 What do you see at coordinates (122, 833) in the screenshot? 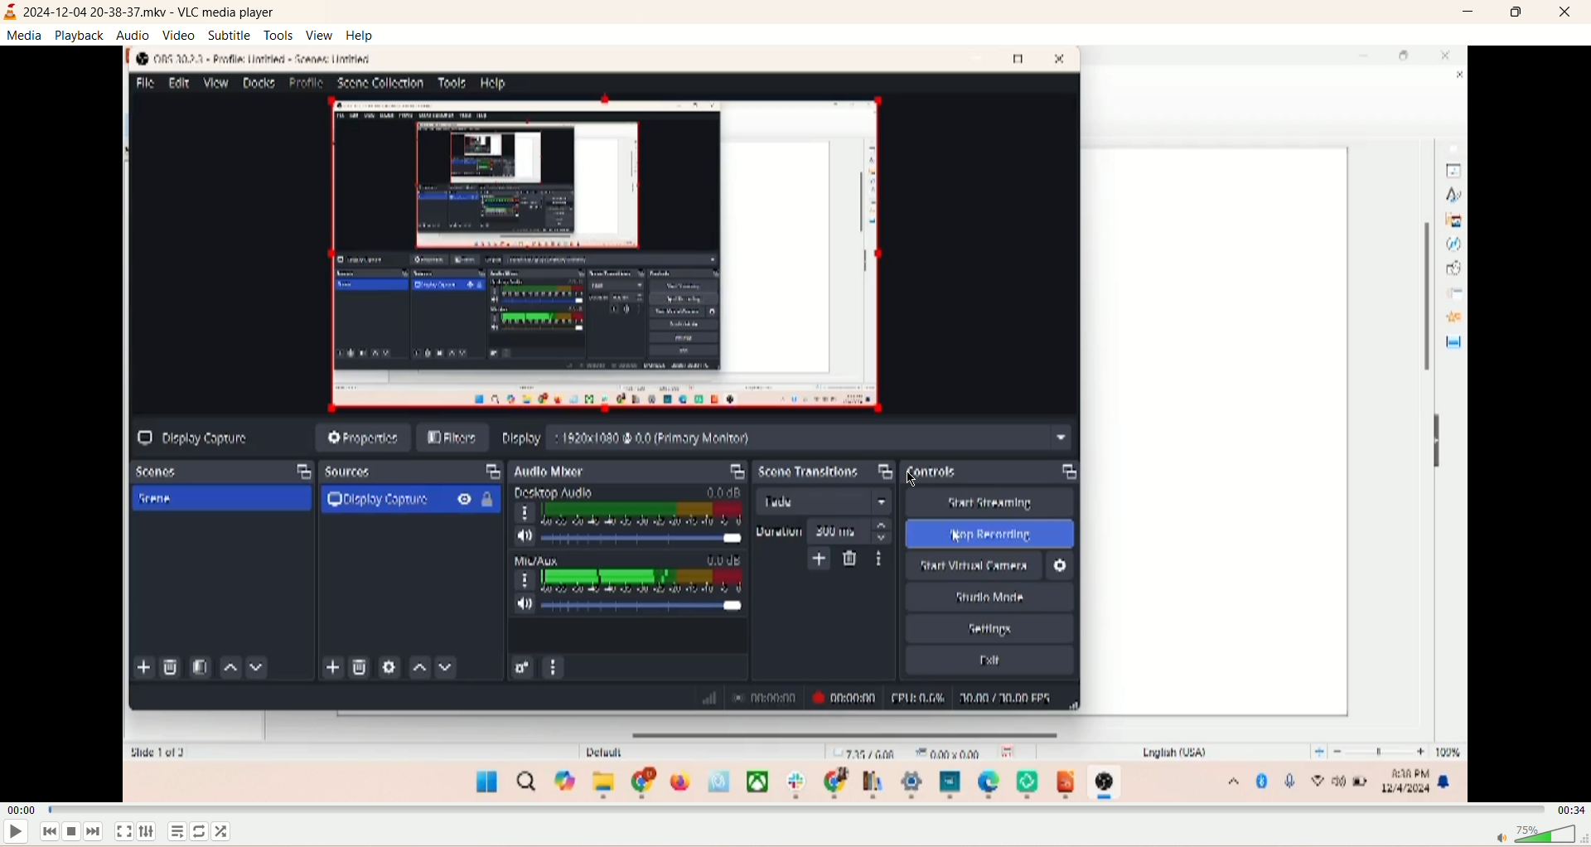
I see `full screen` at bounding box center [122, 833].